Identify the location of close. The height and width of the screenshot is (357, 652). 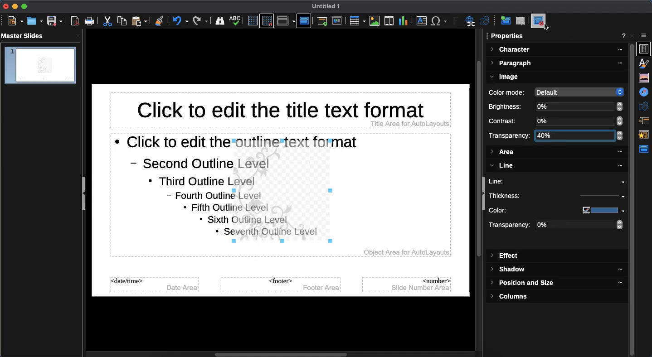
(78, 36).